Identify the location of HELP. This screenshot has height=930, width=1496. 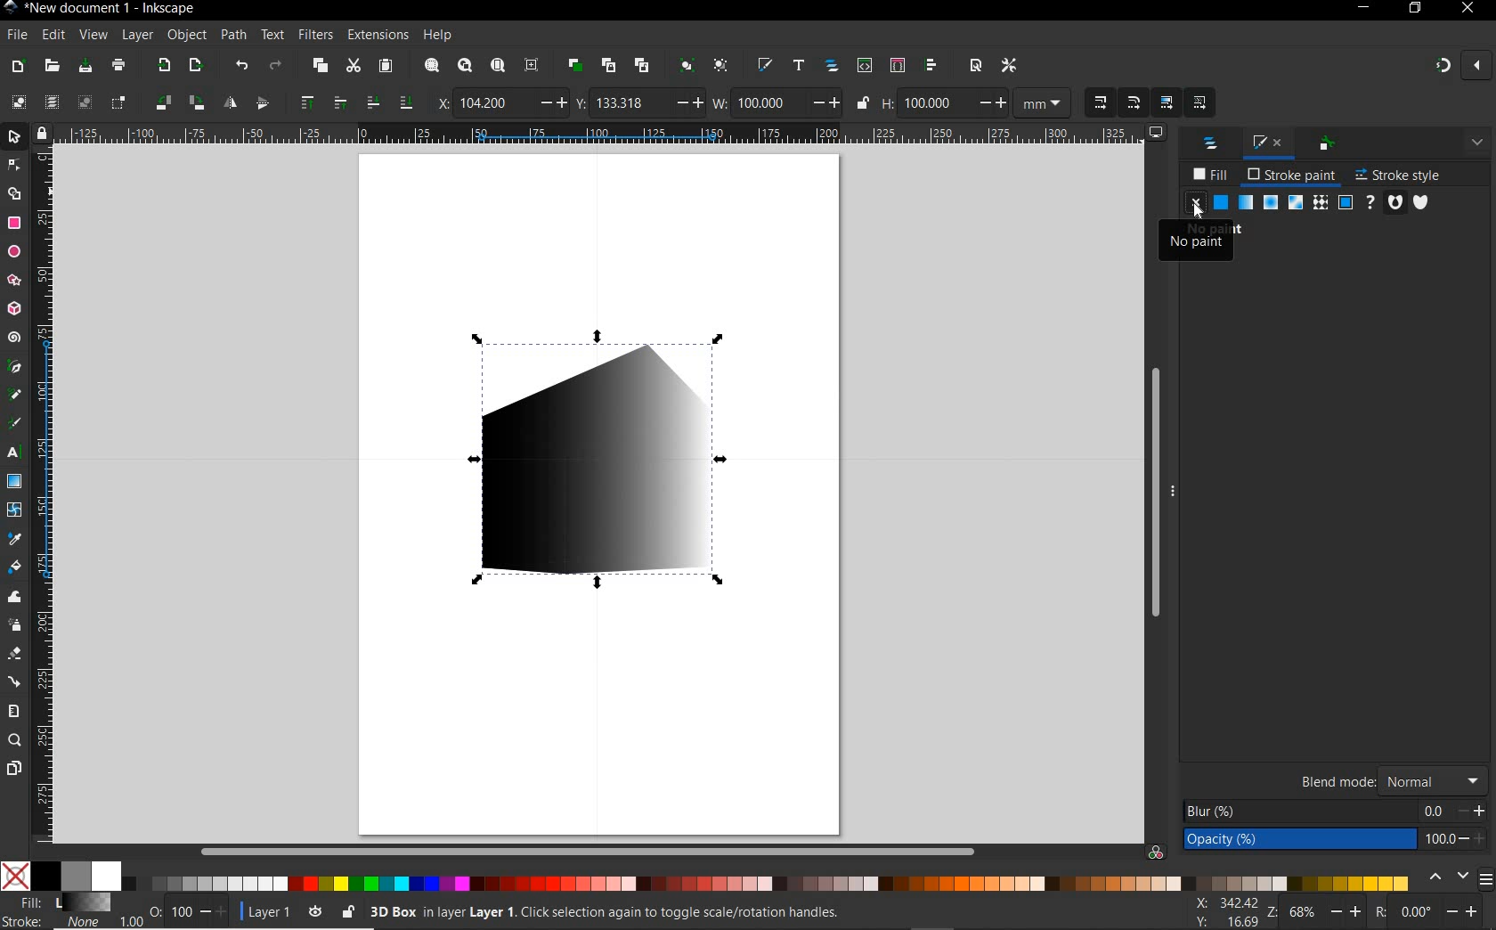
(440, 35).